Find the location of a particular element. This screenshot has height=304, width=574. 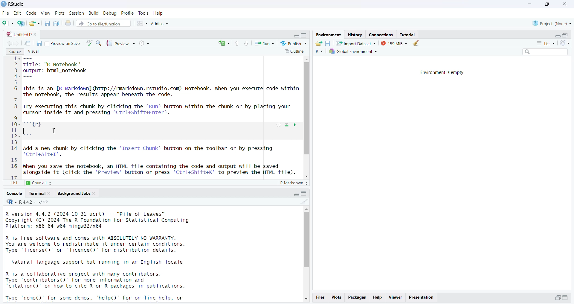

R is located at coordinates (318, 52).